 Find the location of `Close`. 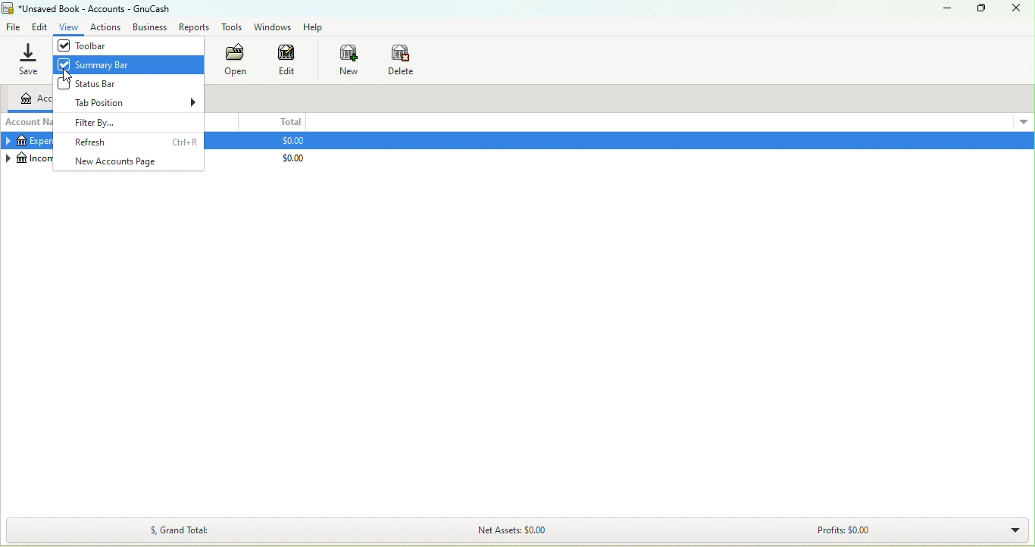

Close is located at coordinates (1018, 10).